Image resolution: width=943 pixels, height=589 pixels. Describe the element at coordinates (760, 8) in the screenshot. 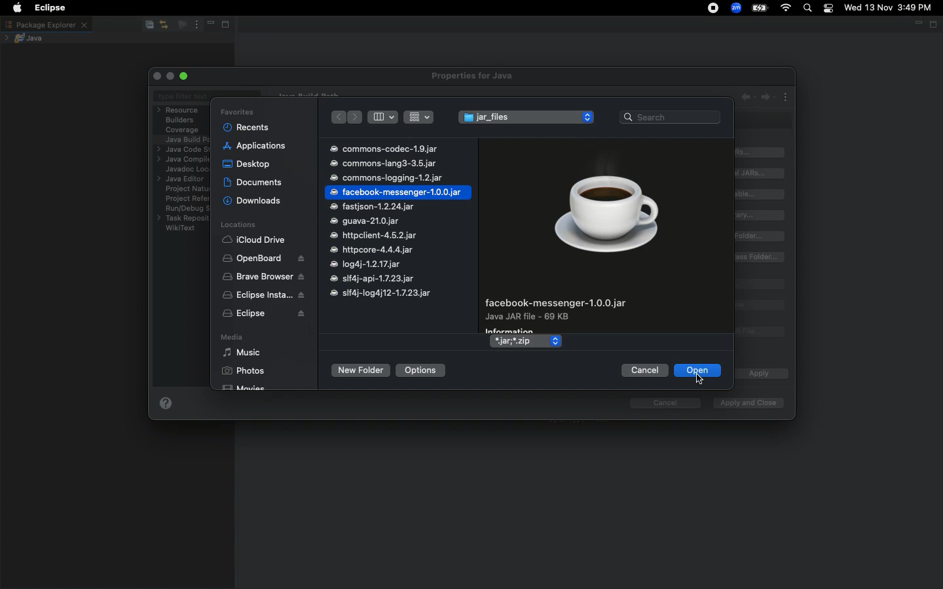

I see `Charge` at that location.